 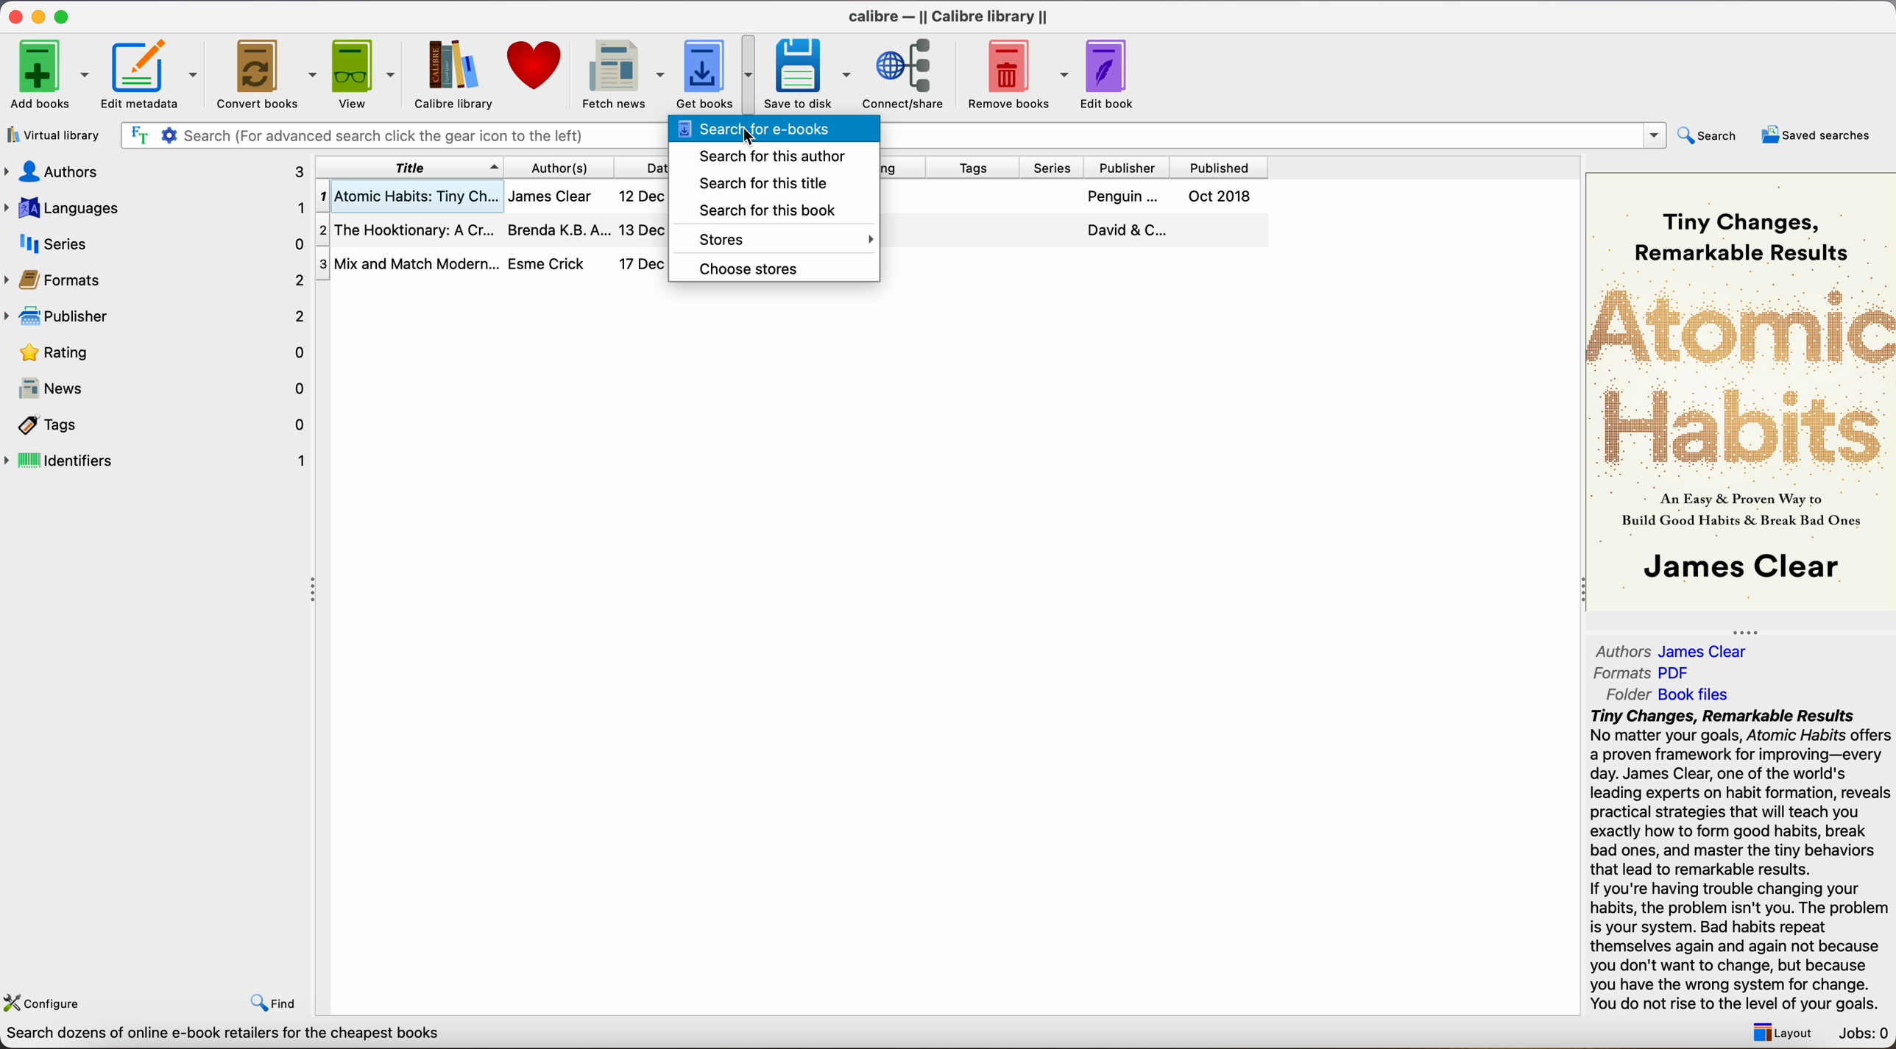 I want to click on donate, so click(x=536, y=65).